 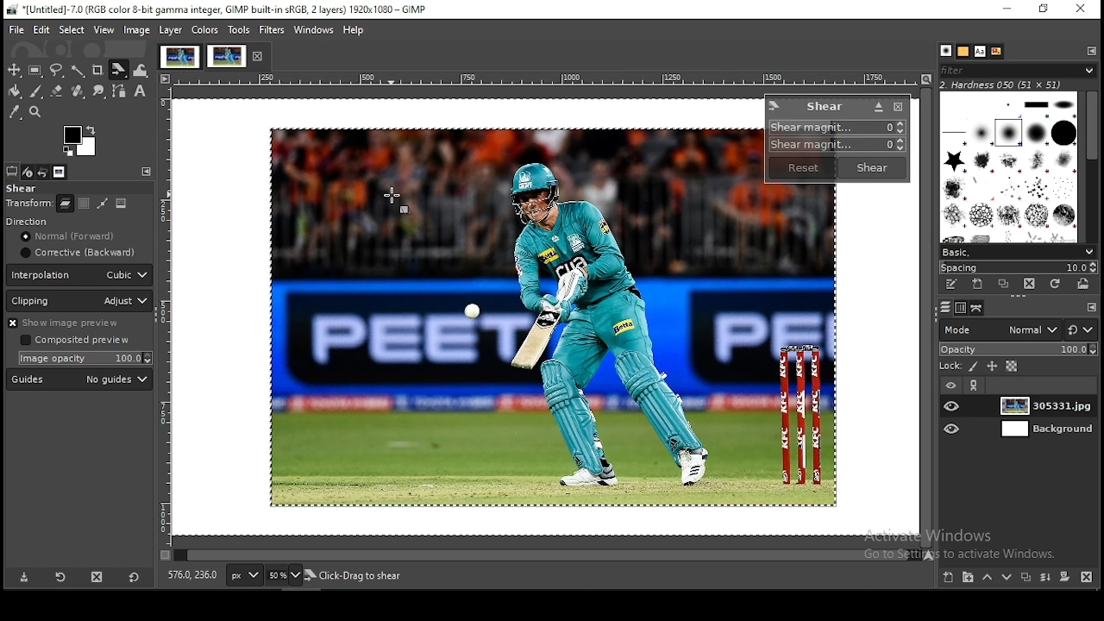 What do you see at coordinates (79, 301) in the screenshot?
I see `clipping` at bounding box center [79, 301].